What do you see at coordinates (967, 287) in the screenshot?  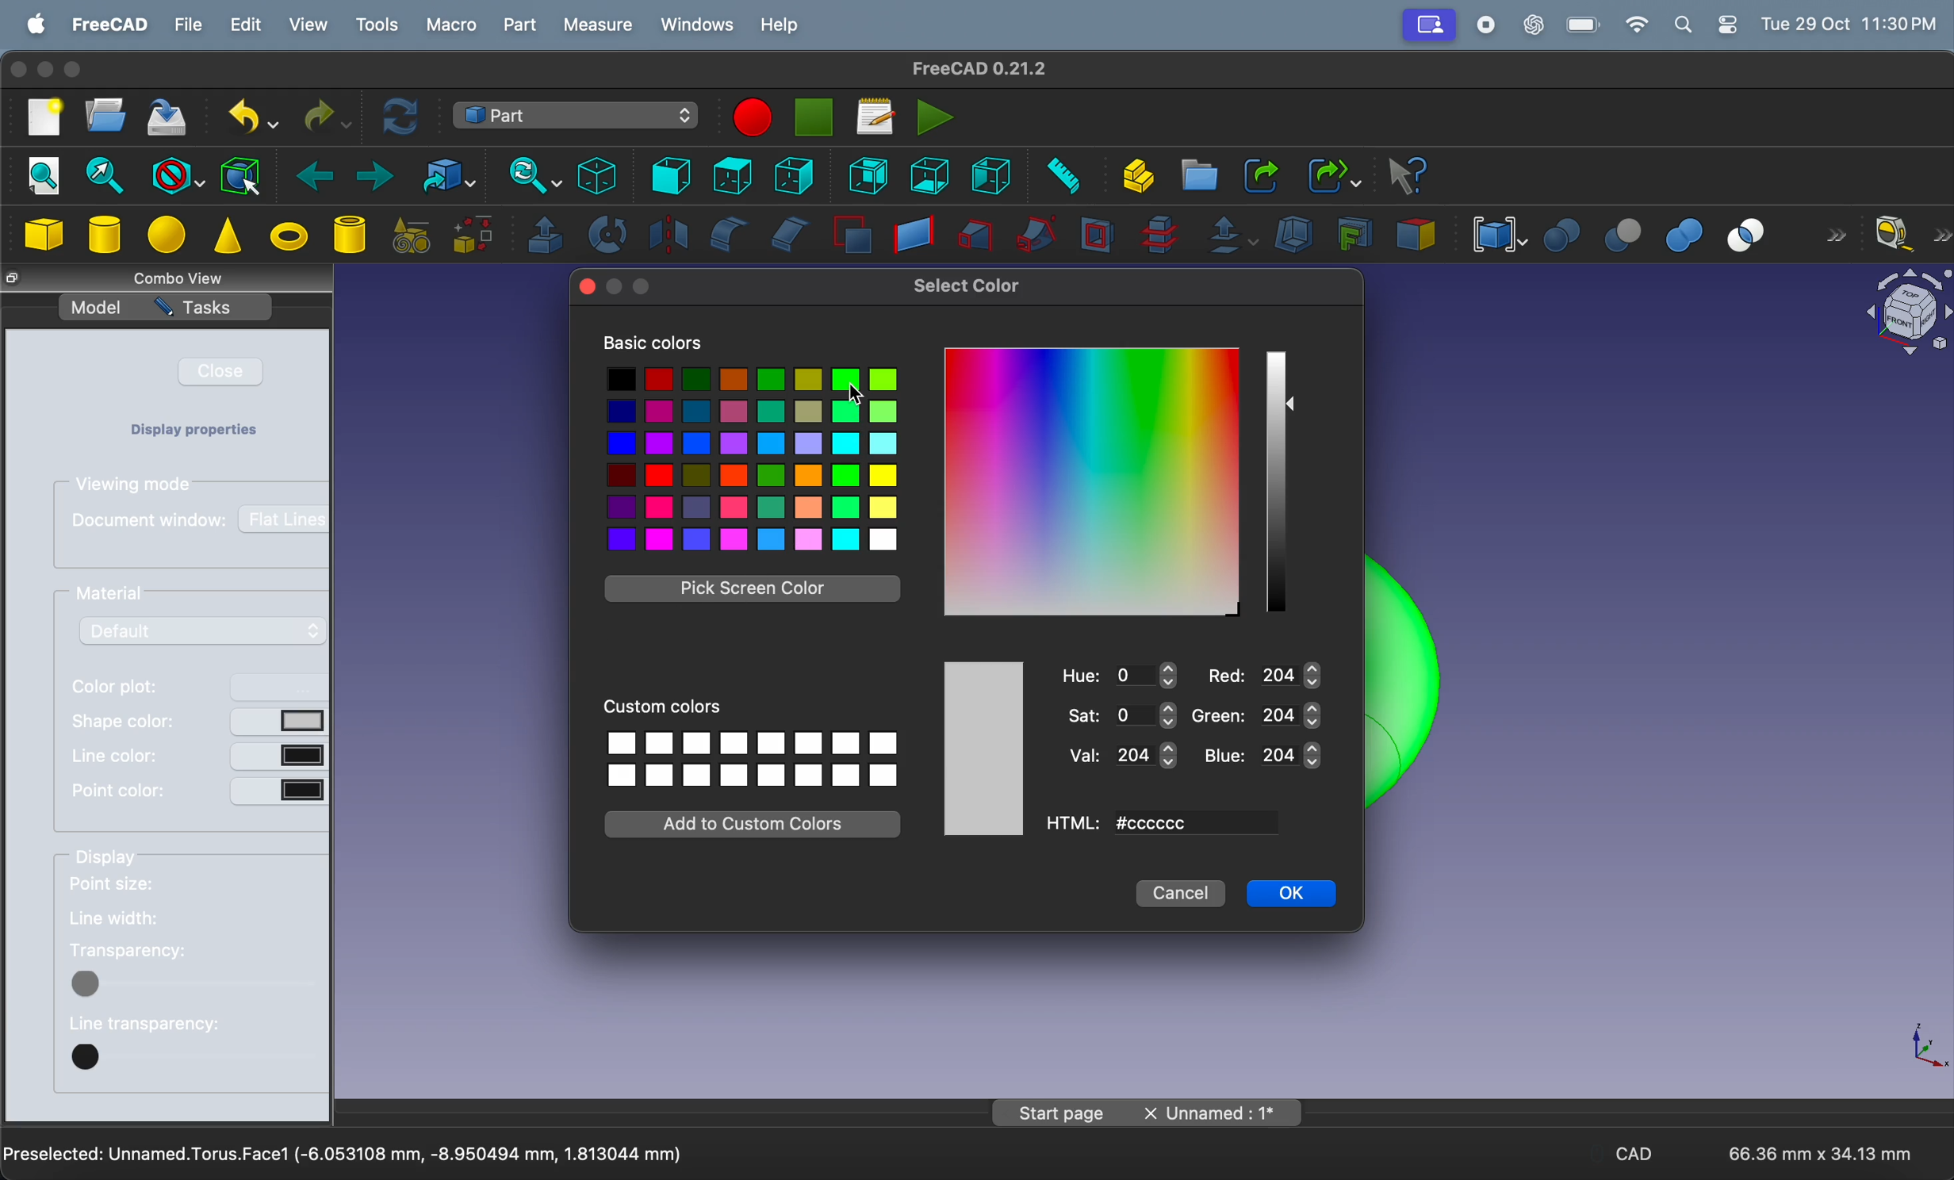 I see `Select color` at bounding box center [967, 287].